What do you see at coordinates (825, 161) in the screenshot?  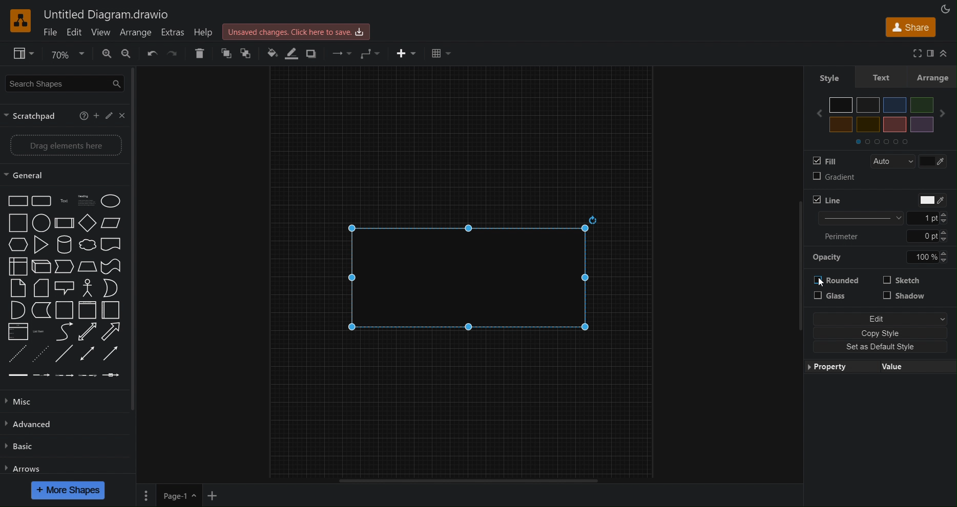 I see `Fill` at bounding box center [825, 161].